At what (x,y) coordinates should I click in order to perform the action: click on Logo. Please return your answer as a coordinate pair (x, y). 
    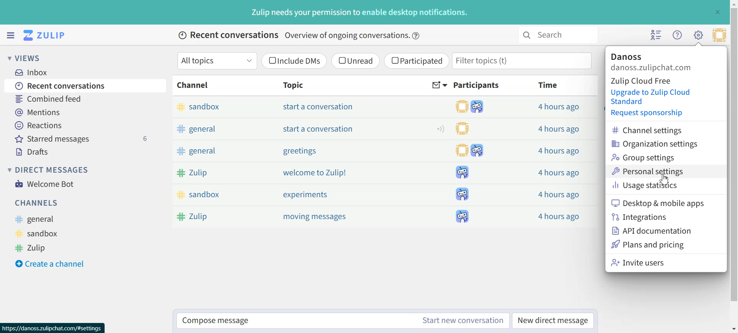
    Looking at the image, I should click on (46, 35).